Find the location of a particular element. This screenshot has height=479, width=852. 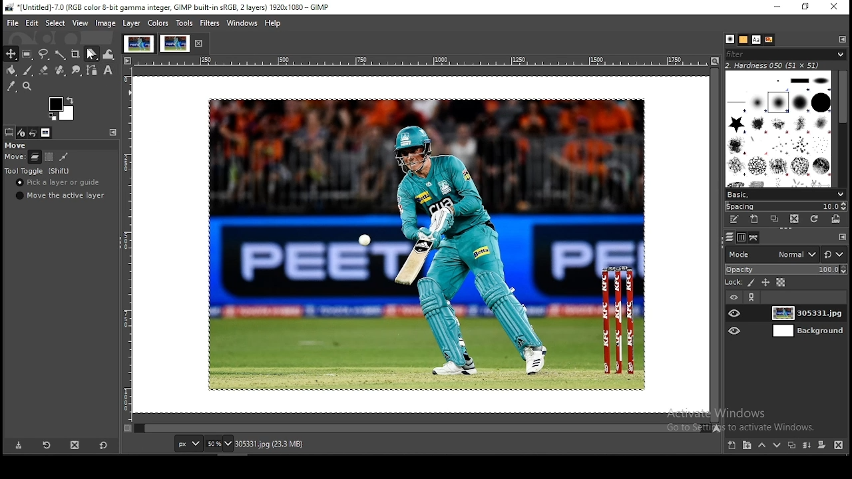

zoom level is located at coordinates (220, 444).